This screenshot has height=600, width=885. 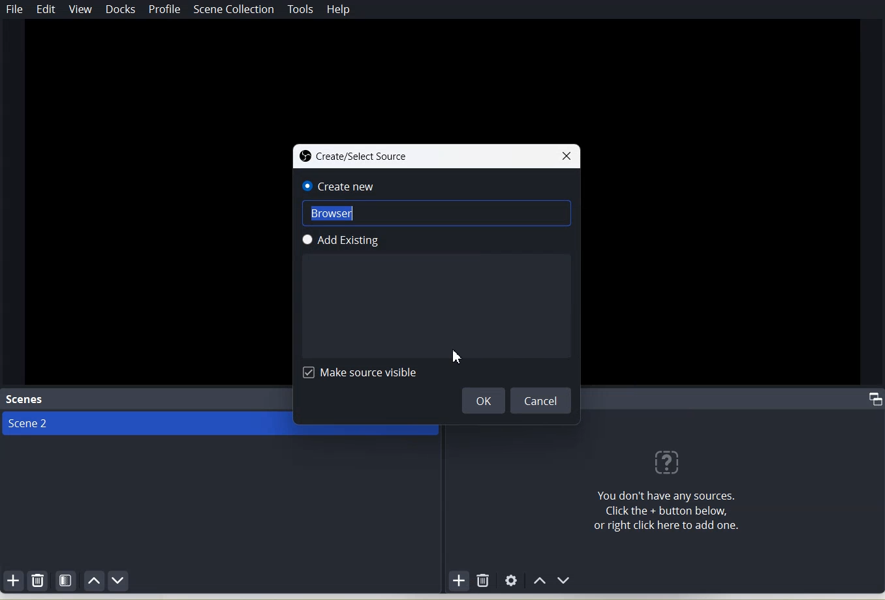 I want to click on Move source down, so click(x=565, y=580).